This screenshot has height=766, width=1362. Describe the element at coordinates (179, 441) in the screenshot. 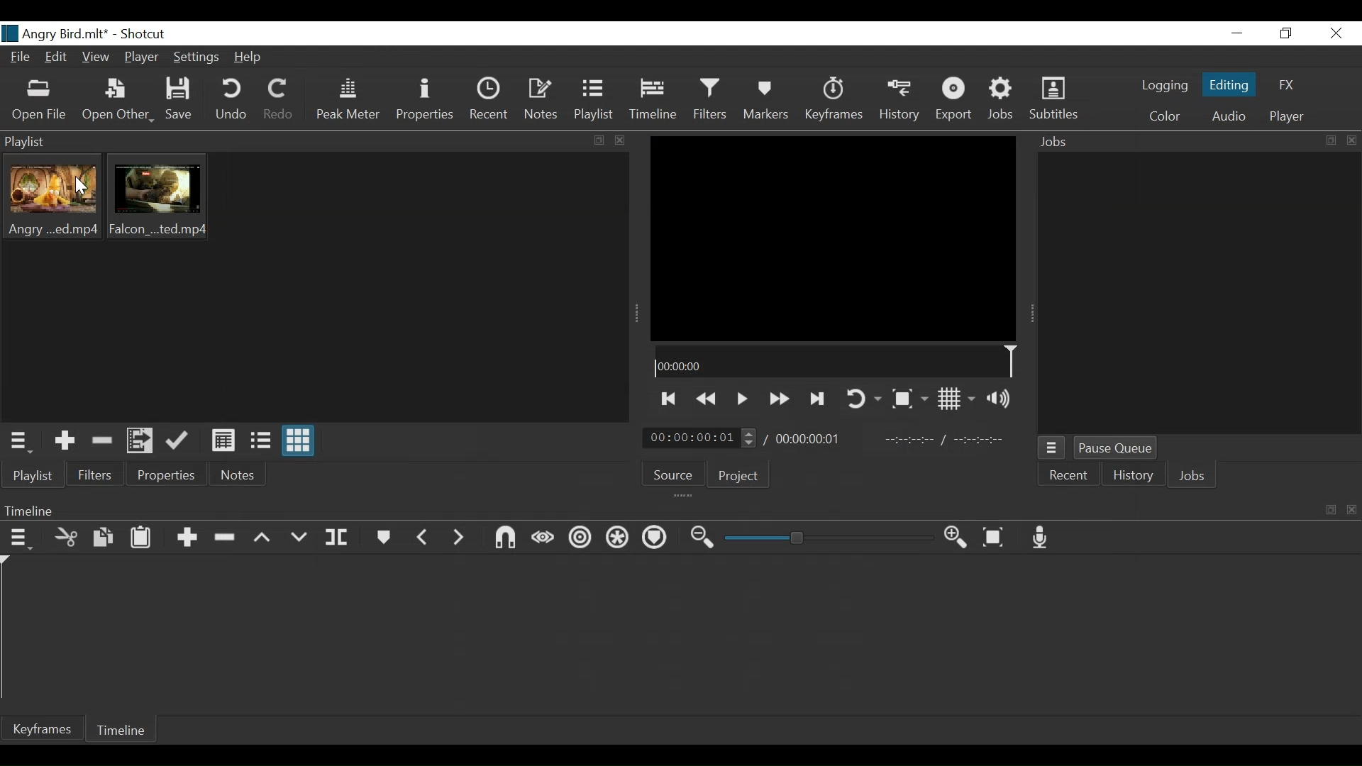

I see `Update` at that location.